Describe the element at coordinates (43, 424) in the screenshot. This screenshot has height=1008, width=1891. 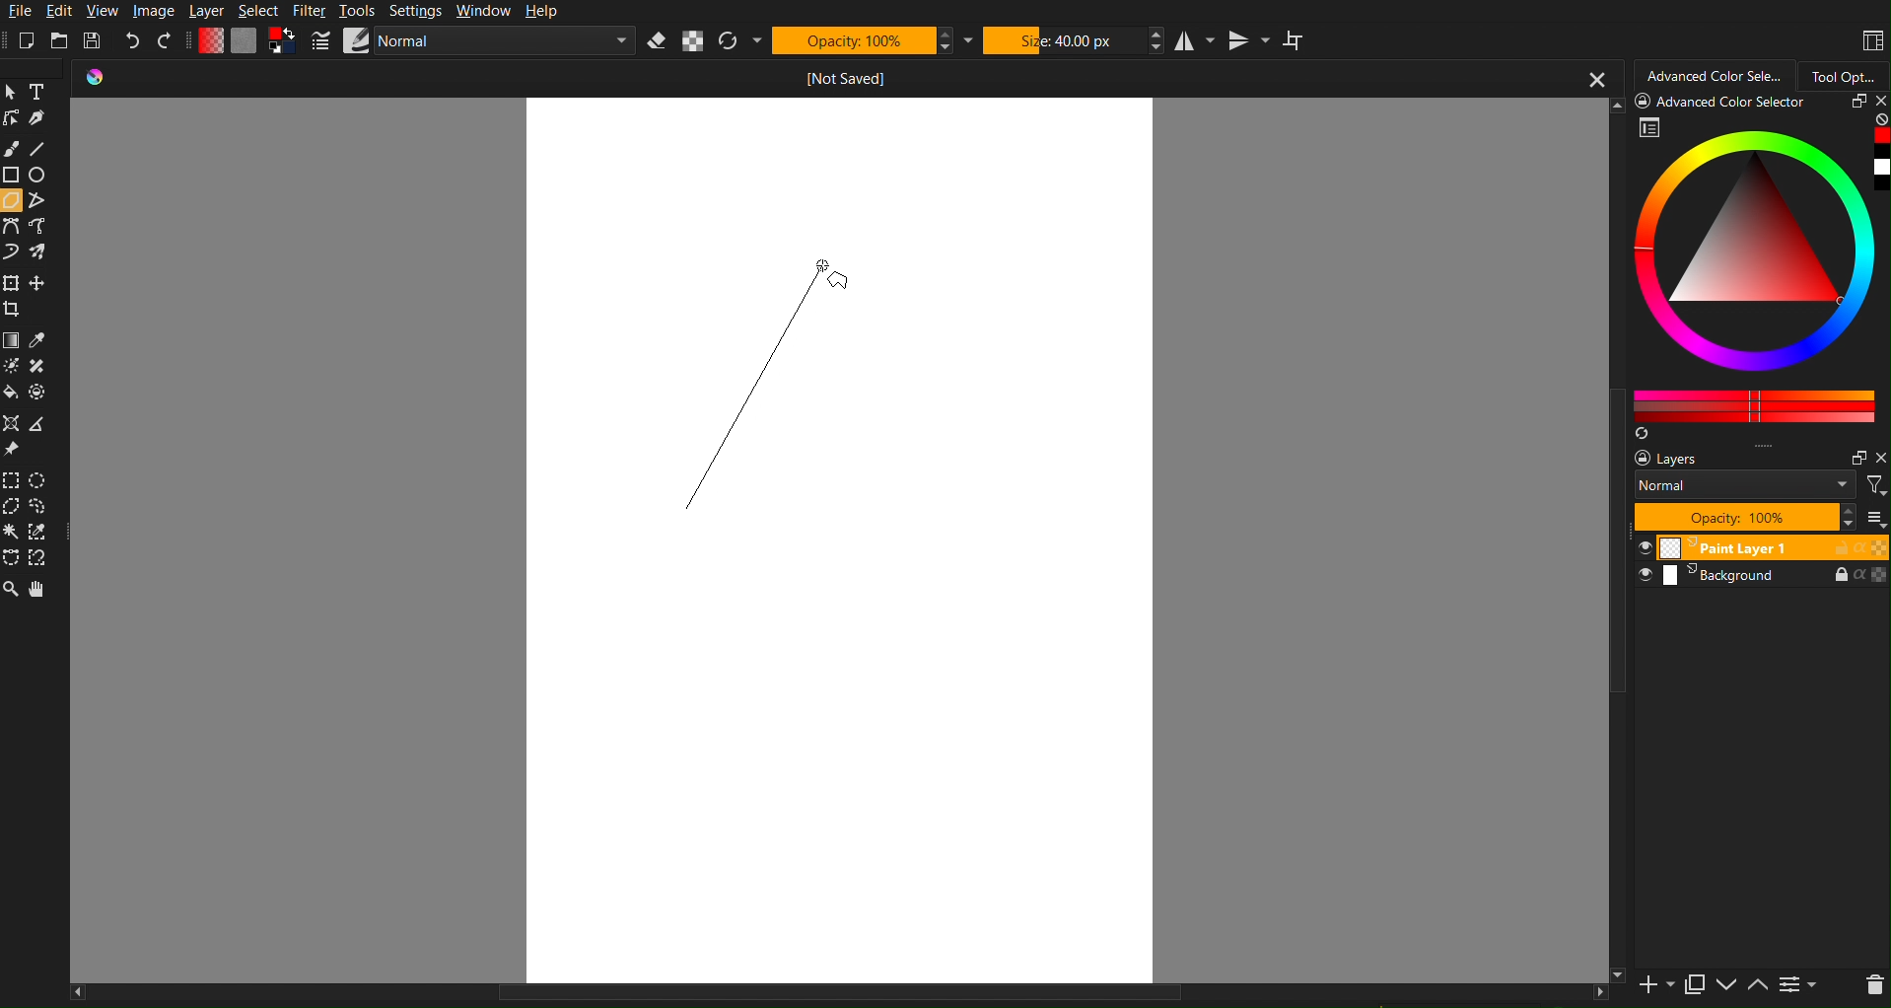
I see `measure the distance between two points` at that location.